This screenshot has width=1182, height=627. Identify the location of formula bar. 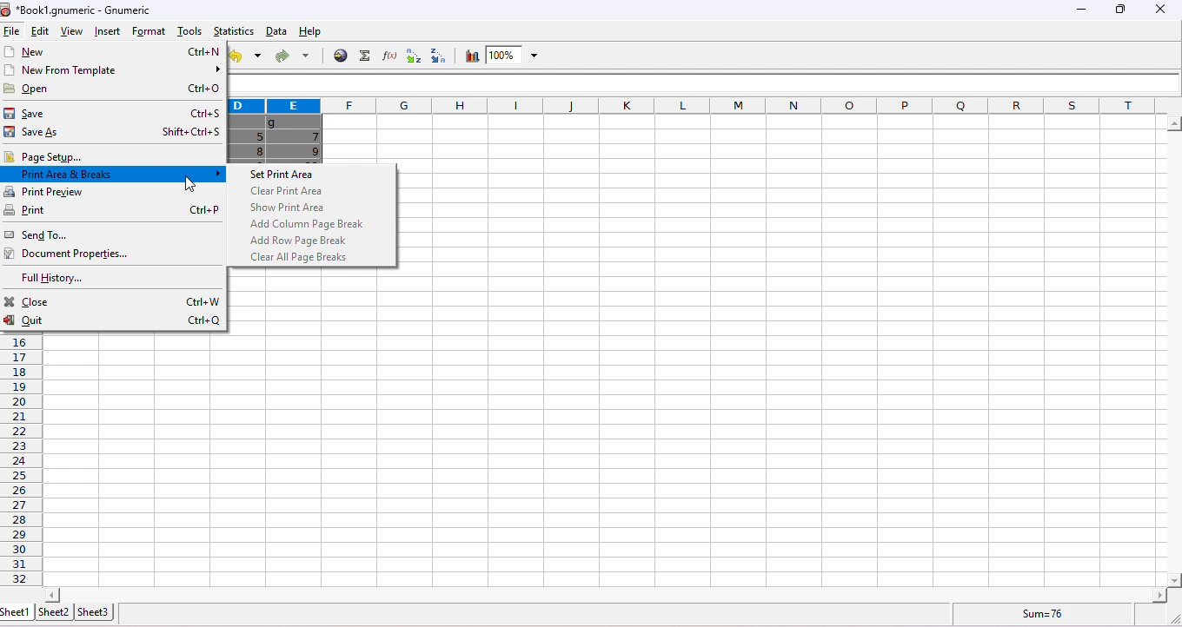
(707, 83).